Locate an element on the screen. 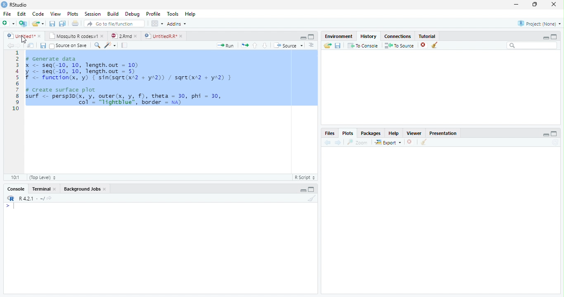 The width and height of the screenshot is (564, 297). Create a project is located at coordinates (22, 24).